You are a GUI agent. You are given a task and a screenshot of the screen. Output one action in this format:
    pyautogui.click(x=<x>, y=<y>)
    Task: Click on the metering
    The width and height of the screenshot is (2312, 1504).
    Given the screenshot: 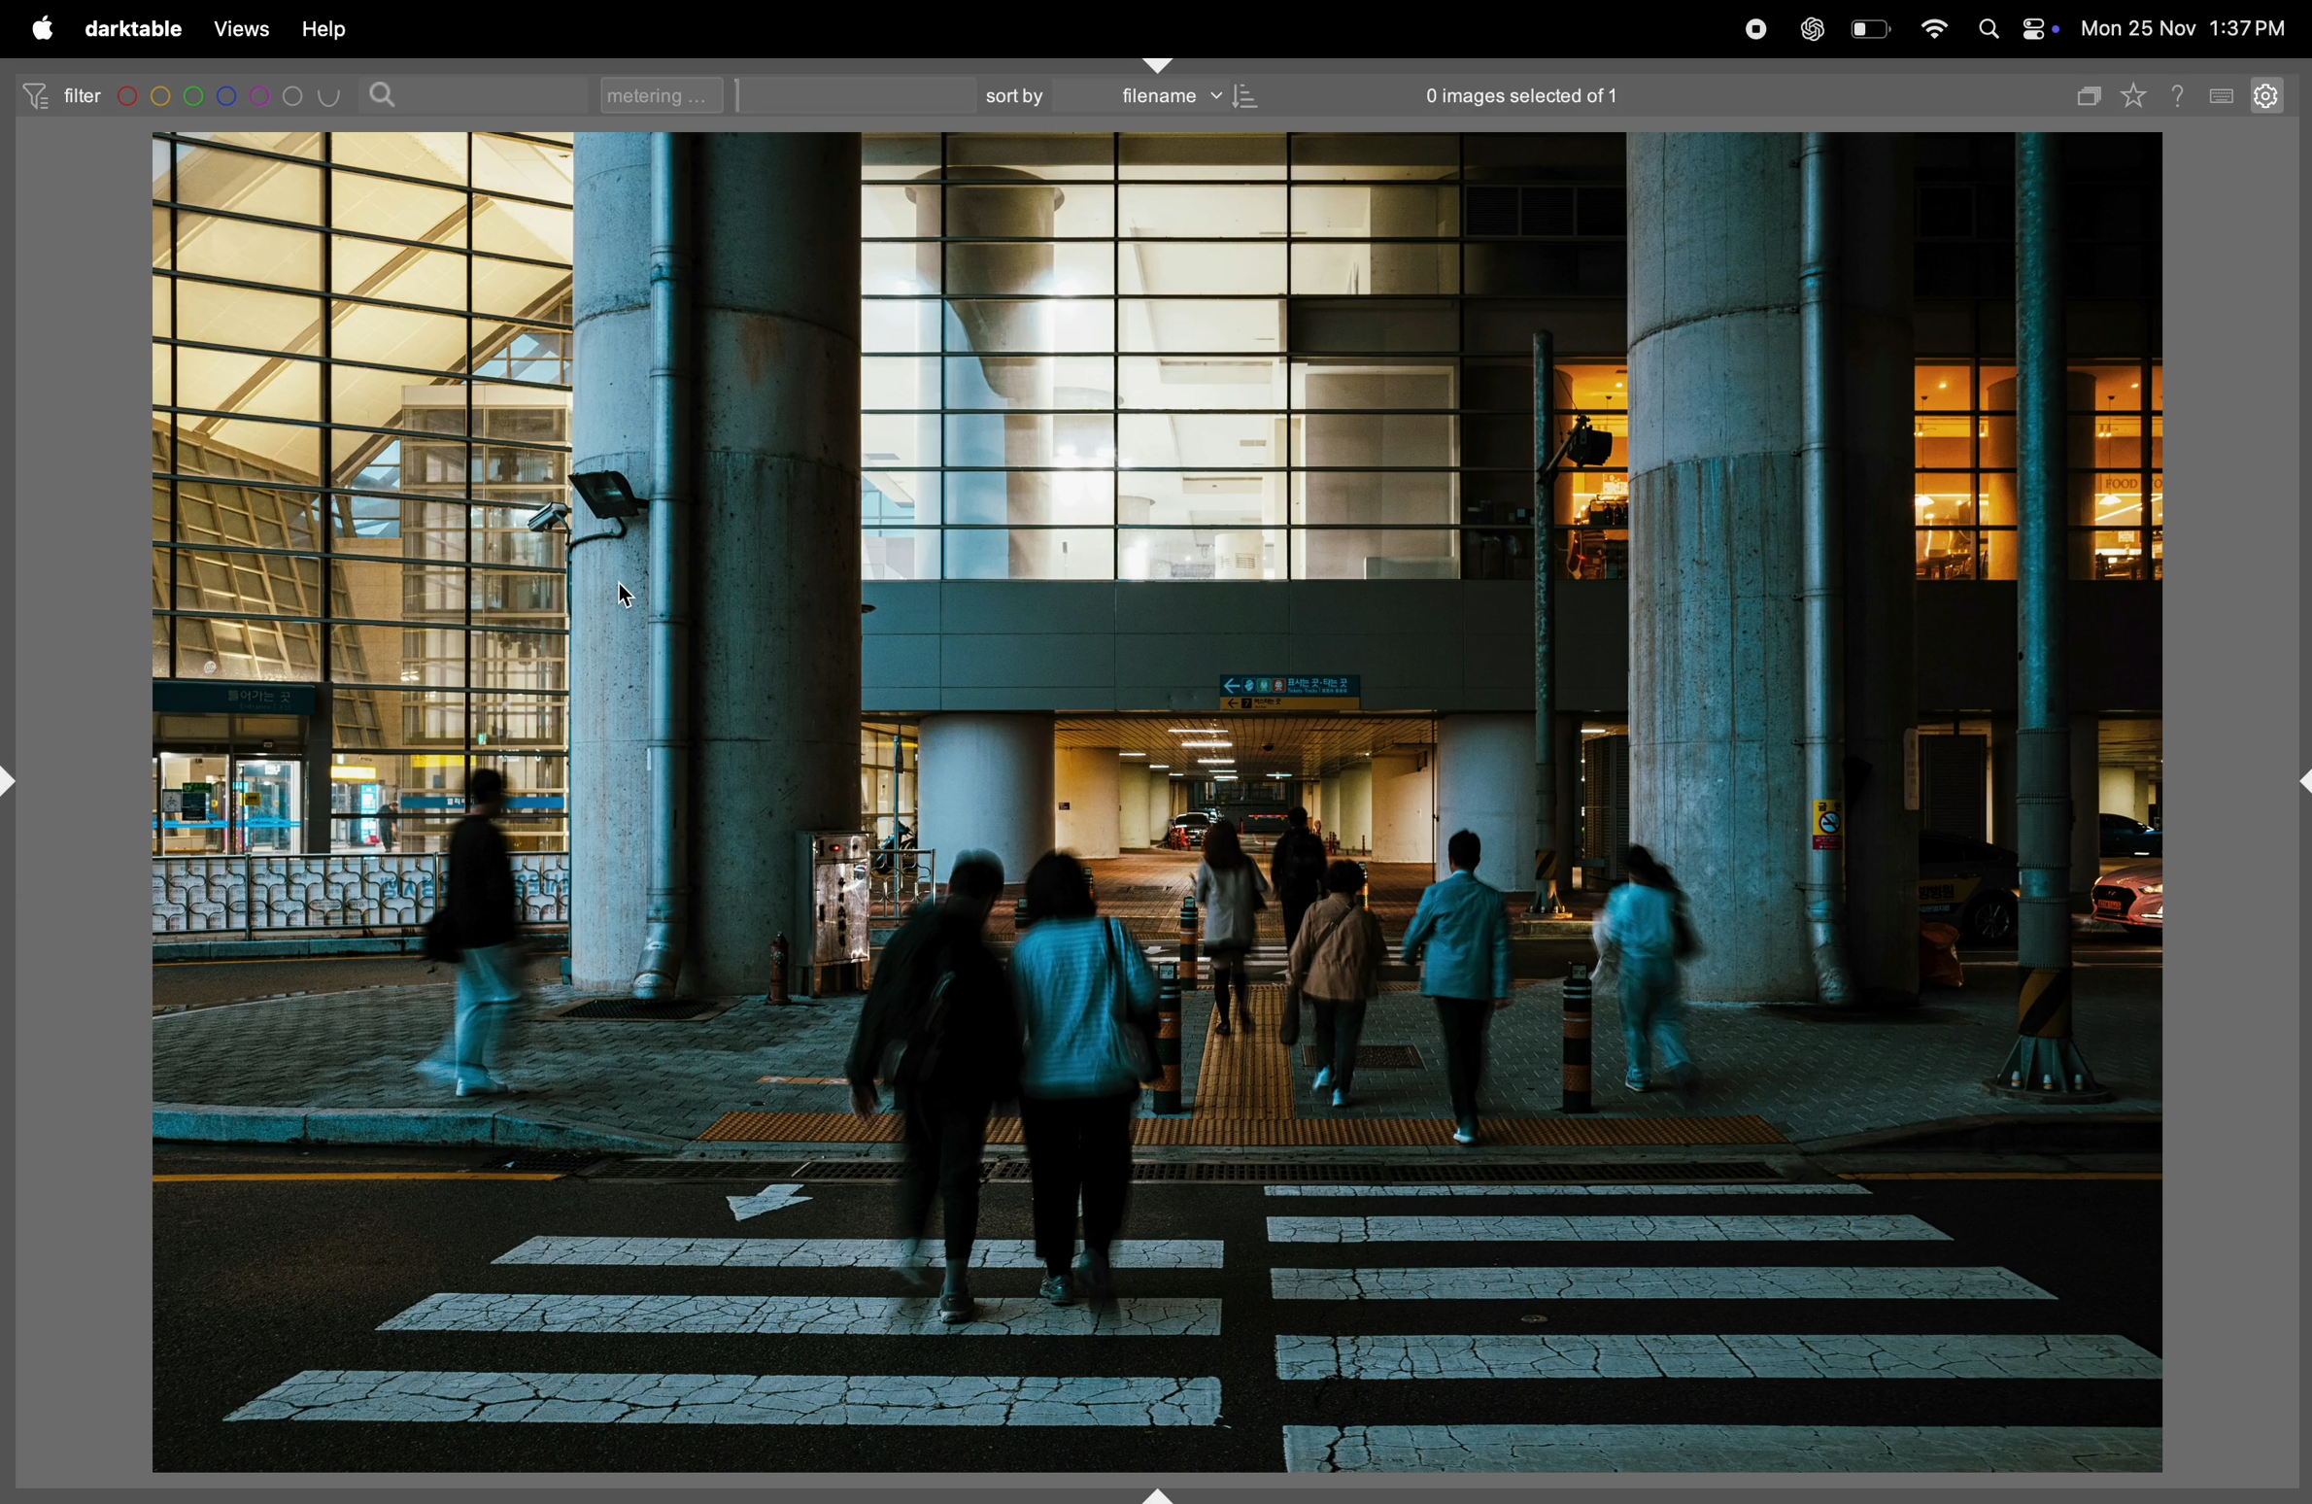 What is the action you would take?
    pyautogui.click(x=655, y=94)
    